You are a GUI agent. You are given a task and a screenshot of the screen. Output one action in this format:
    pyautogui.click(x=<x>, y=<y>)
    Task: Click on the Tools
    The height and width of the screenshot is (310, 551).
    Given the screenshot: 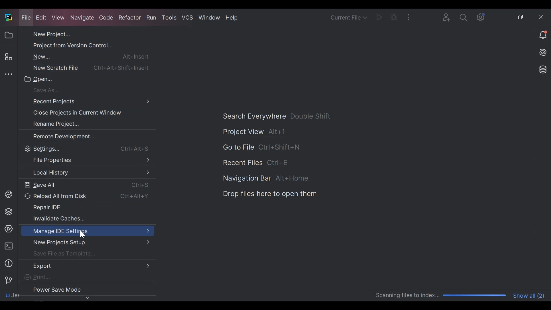 What is the action you would take?
    pyautogui.click(x=170, y=18)
    